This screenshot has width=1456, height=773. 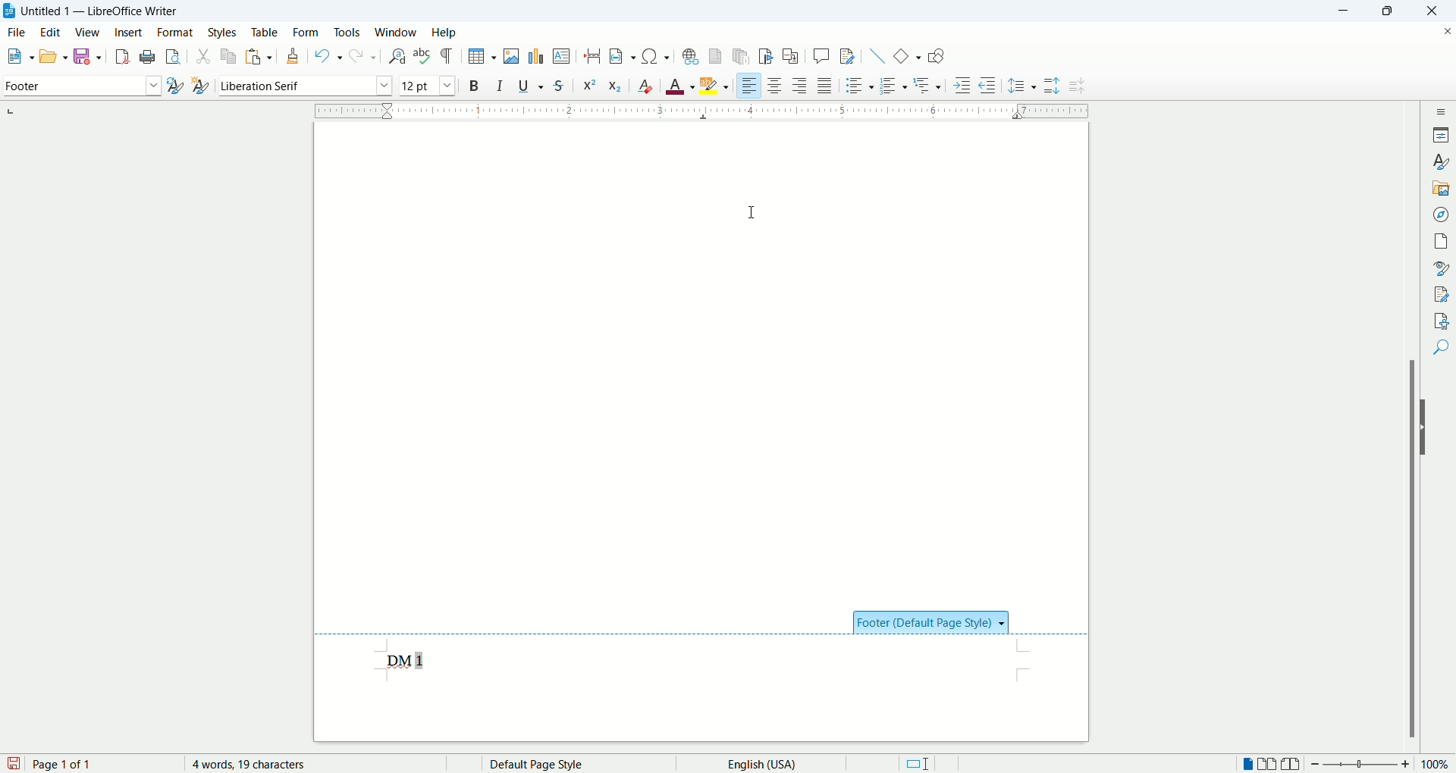 I want to click on insert bookmark, so click(x=769, y=56).